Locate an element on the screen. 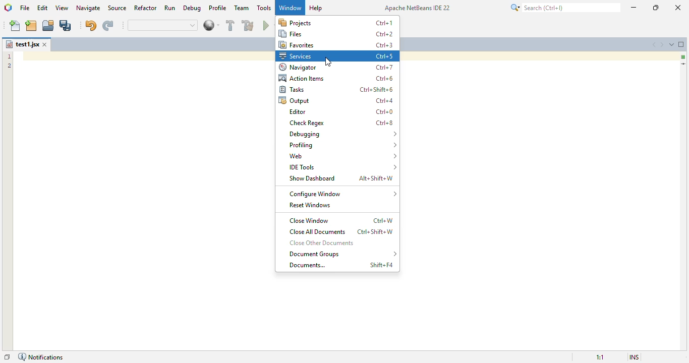  show dashboard is located at coordinates (312, 178).